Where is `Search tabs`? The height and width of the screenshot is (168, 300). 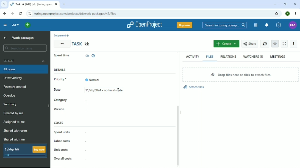
Search tabs is located at coordinates (4, 4).